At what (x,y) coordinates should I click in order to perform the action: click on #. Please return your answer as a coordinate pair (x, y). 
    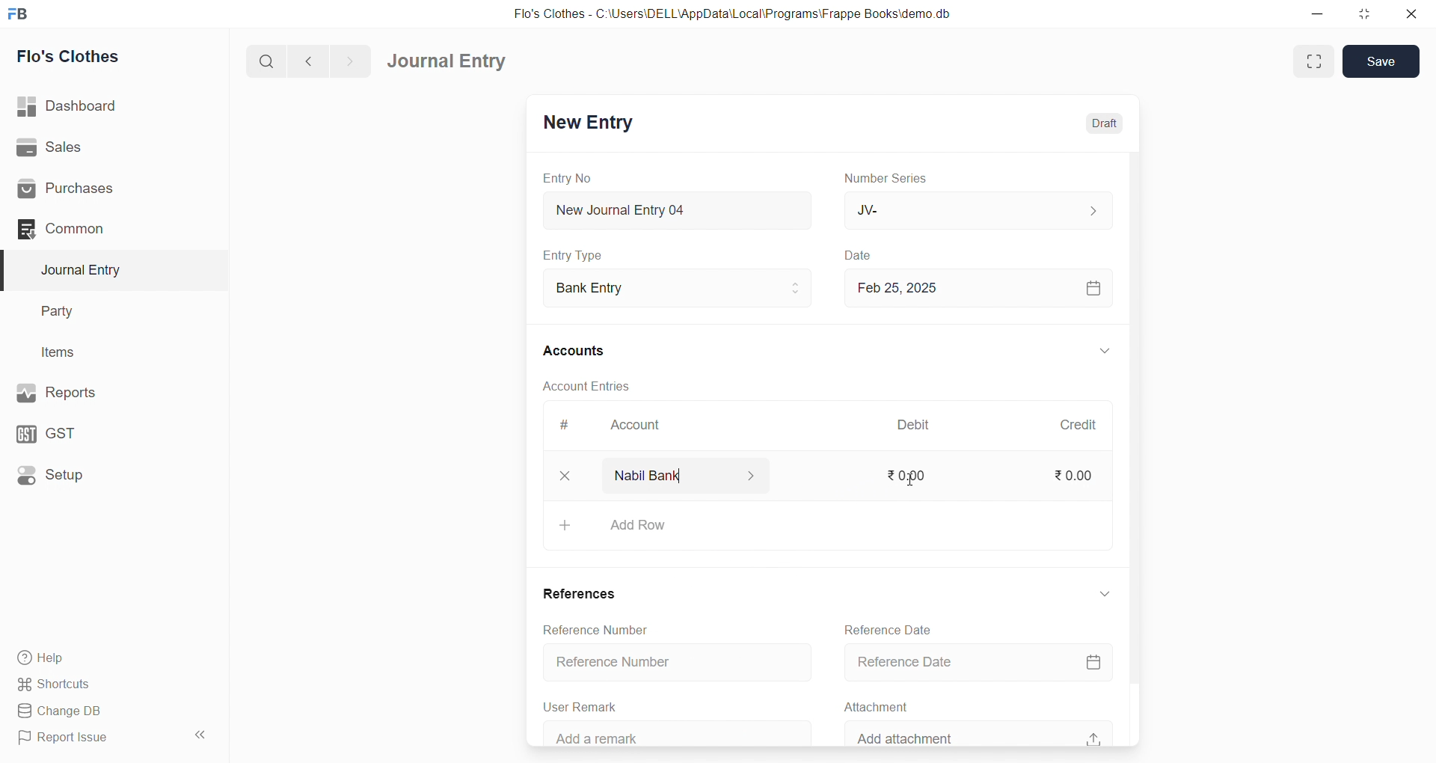
    Looking at the image, I should click on (565, 426).